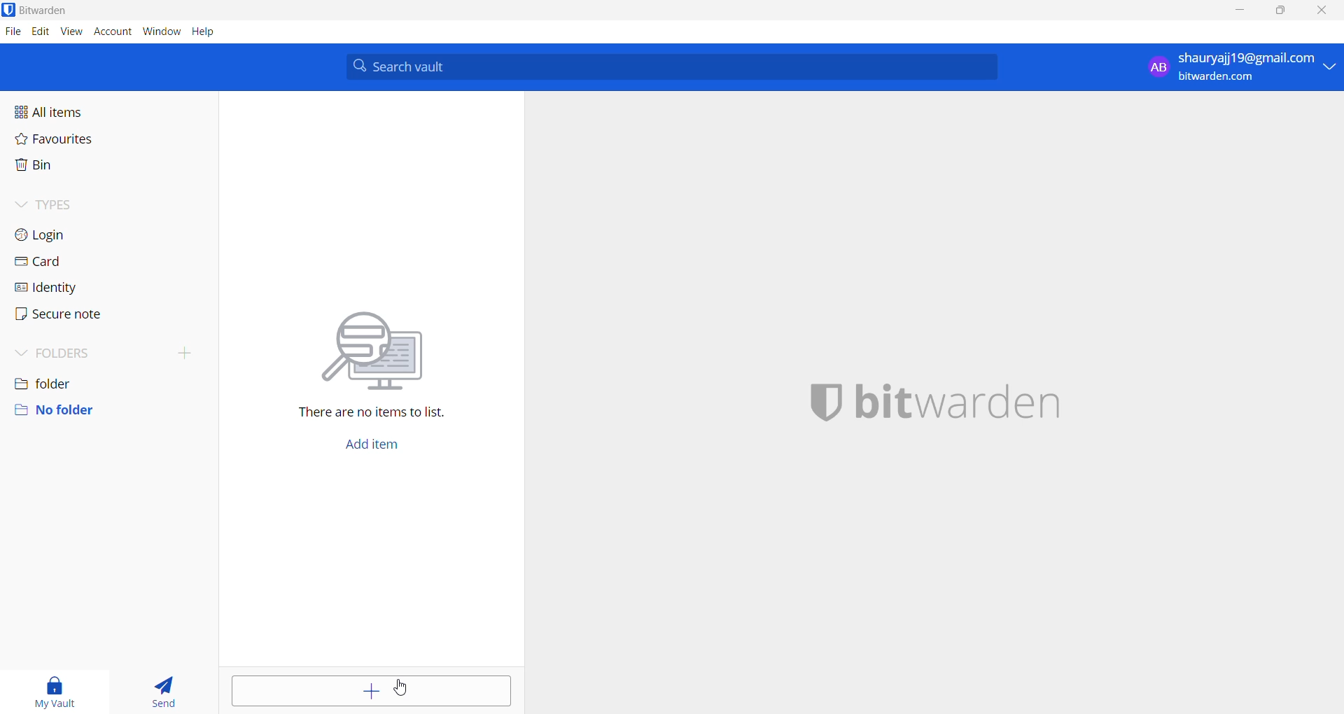  I want to click on send, so click(165, 689).